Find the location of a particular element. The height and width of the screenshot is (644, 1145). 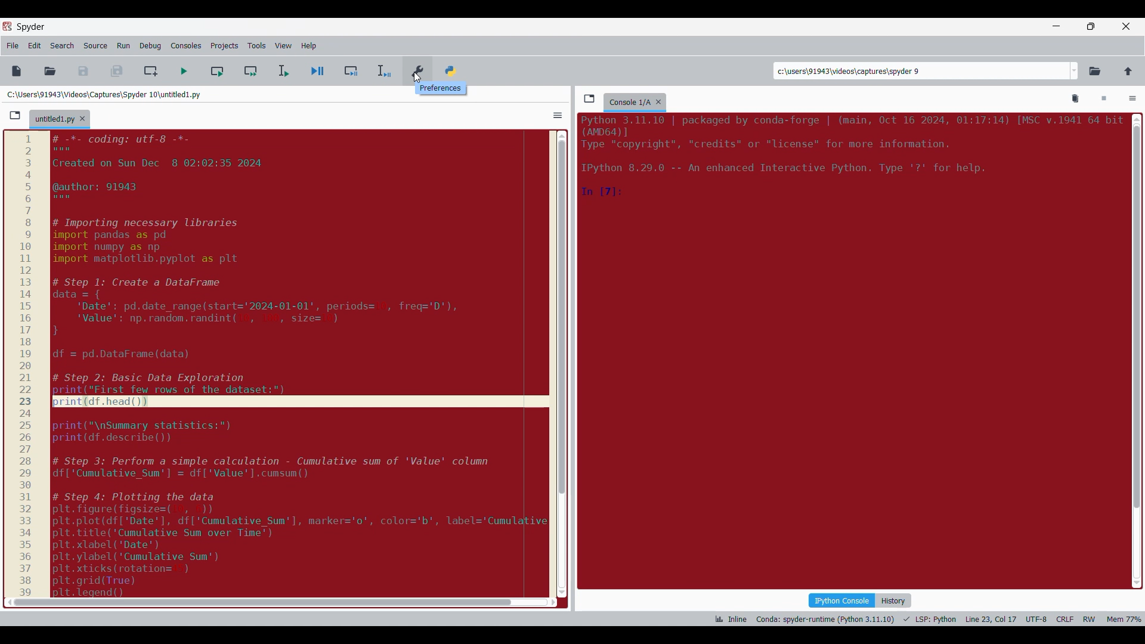

Close tab is located at coordinates (1126, 26).